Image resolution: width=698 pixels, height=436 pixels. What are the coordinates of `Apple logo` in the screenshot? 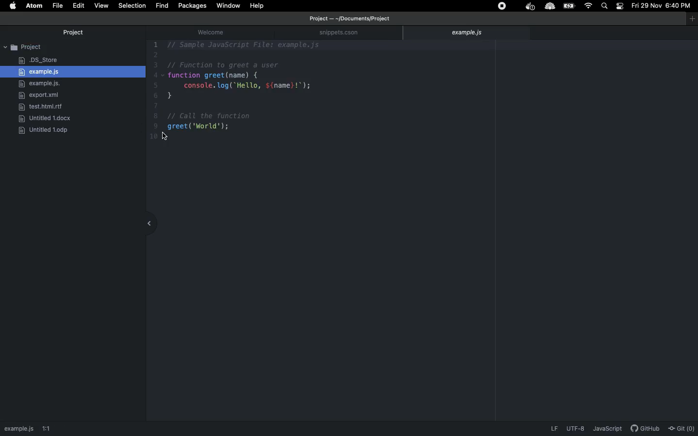 It's located at (14, 6).